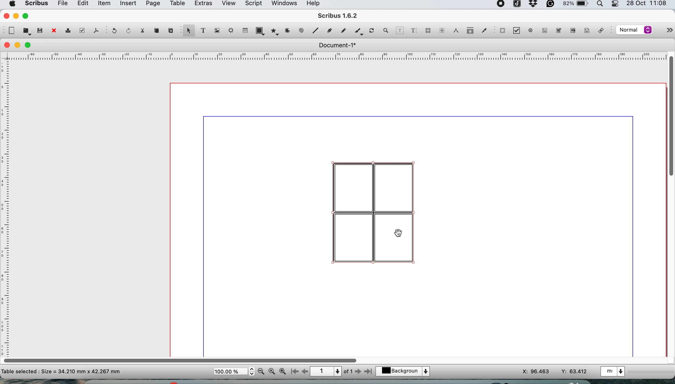 Image resolution: width=675 pixels, height=384 pixels. I want to click on file, so click(62, 4).